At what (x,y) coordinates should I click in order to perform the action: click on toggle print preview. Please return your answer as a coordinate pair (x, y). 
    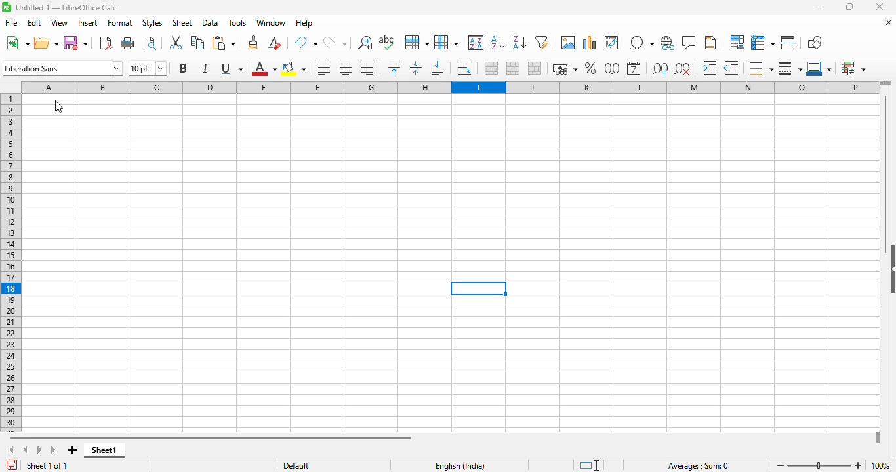
    Looking at the image, I should click on (150, 43).